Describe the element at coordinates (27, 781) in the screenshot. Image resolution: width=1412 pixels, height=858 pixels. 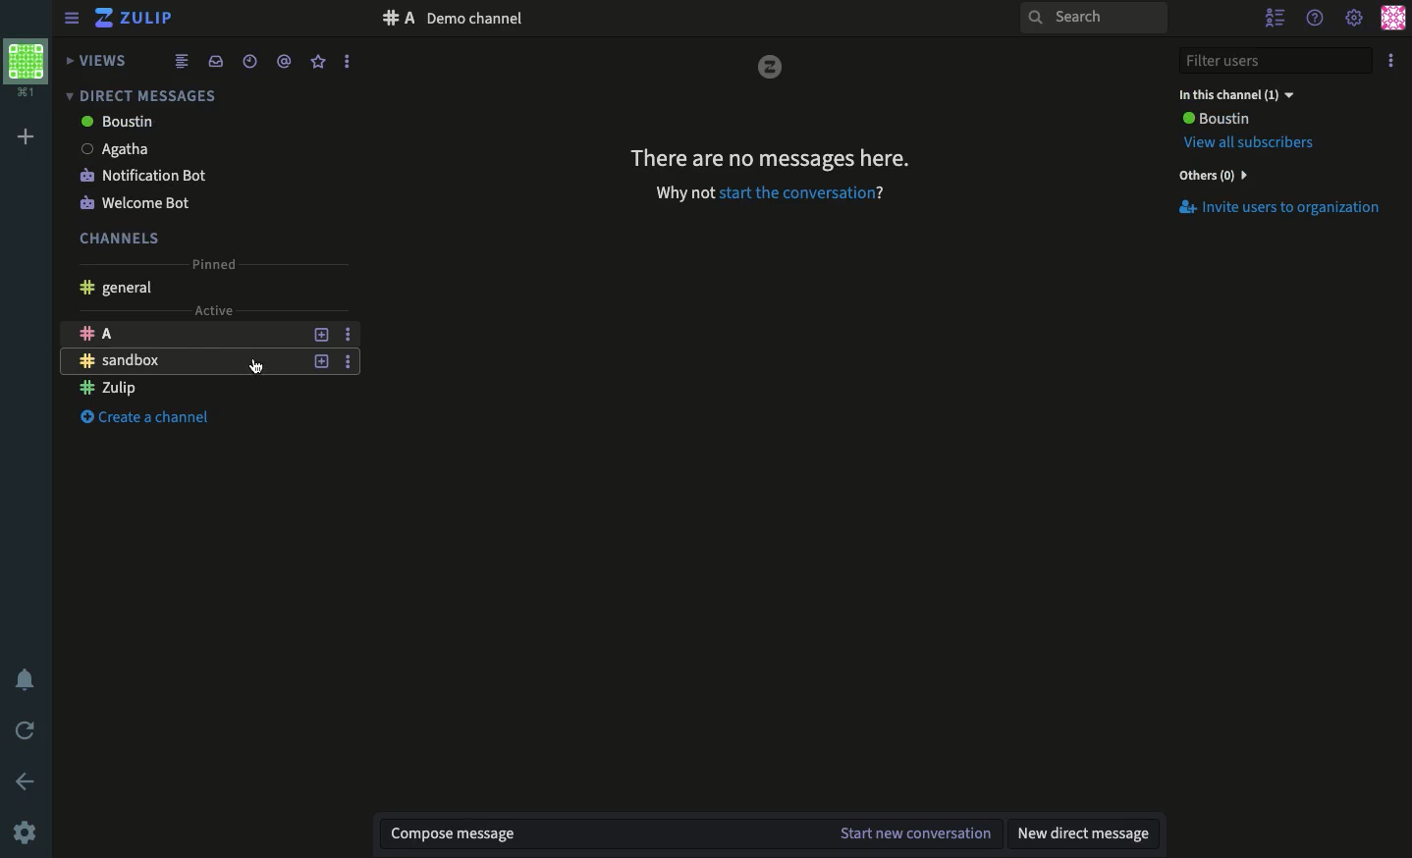
I see `Back` at that location.